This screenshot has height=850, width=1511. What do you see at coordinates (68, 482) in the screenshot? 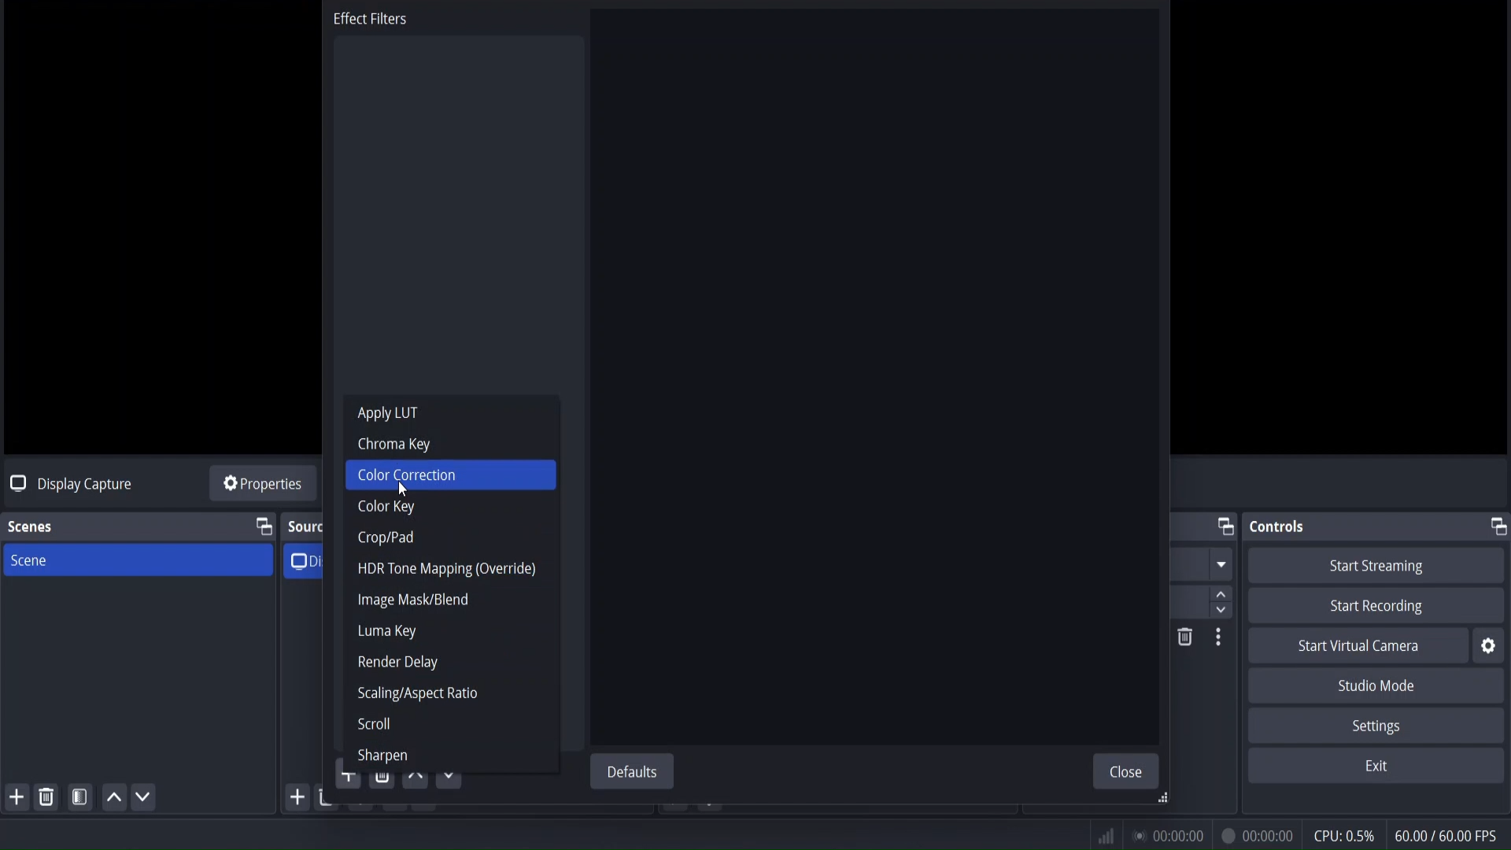
I see `no source selected` at bounding box center [68, 482].